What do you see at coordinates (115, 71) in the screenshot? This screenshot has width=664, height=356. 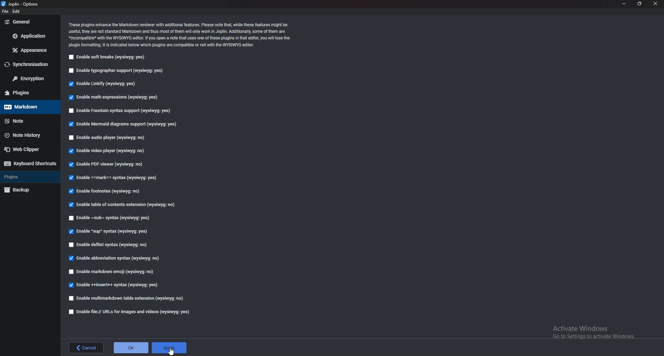 I see `Enable typographer support` at bounding box center [115, 71].